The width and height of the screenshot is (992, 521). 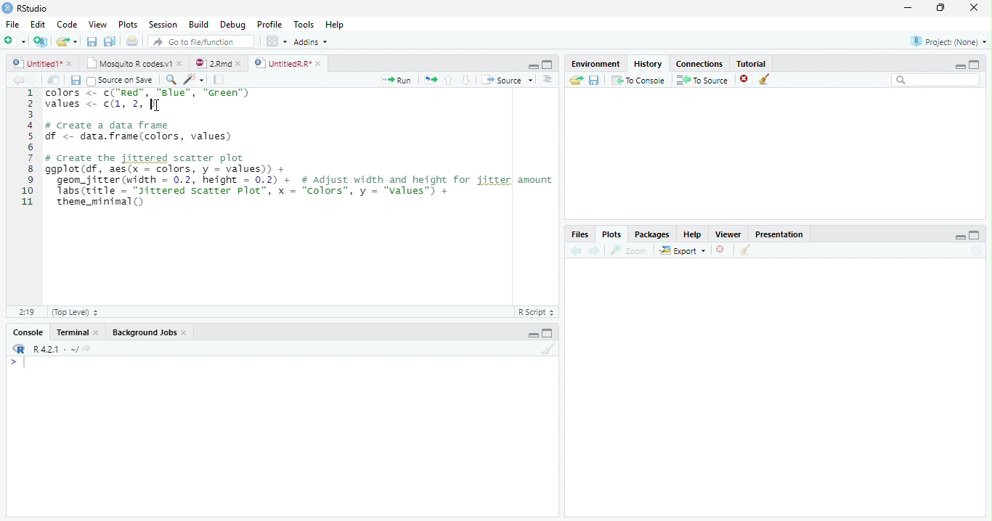 I want to click on Mosquito R codes.v1, so click(x=127, y=63).